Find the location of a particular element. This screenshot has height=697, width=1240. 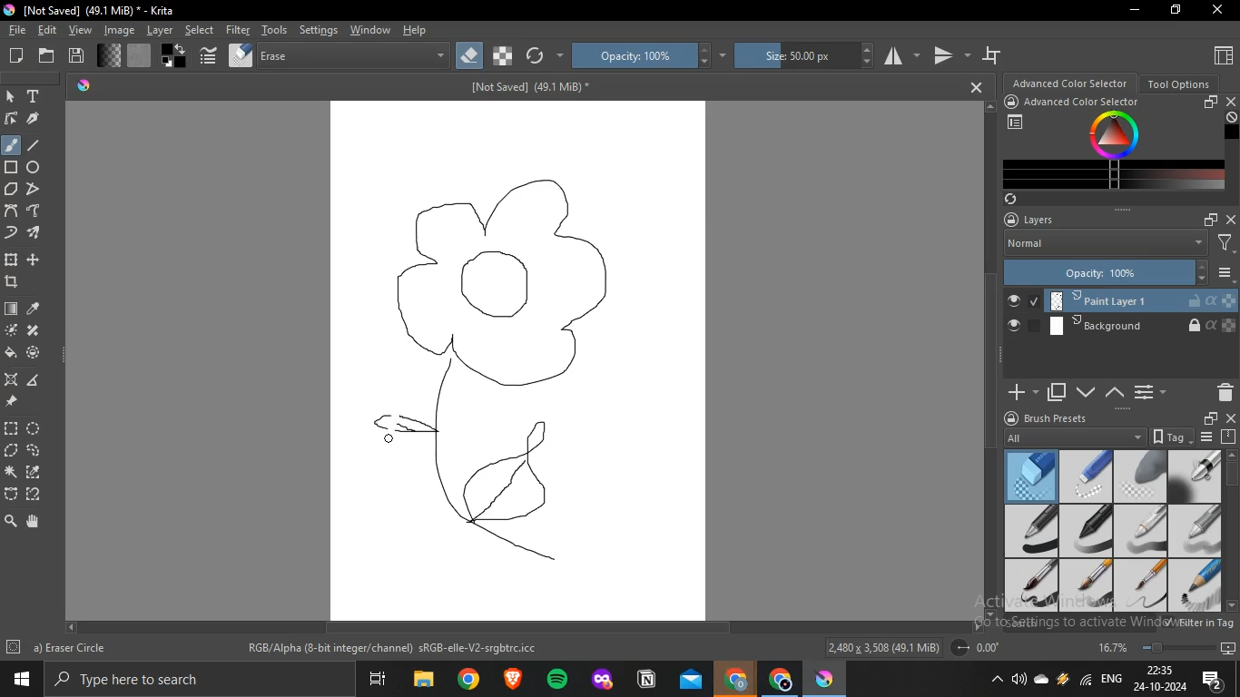

multiple brush tool is located at coordinates (34, 234).